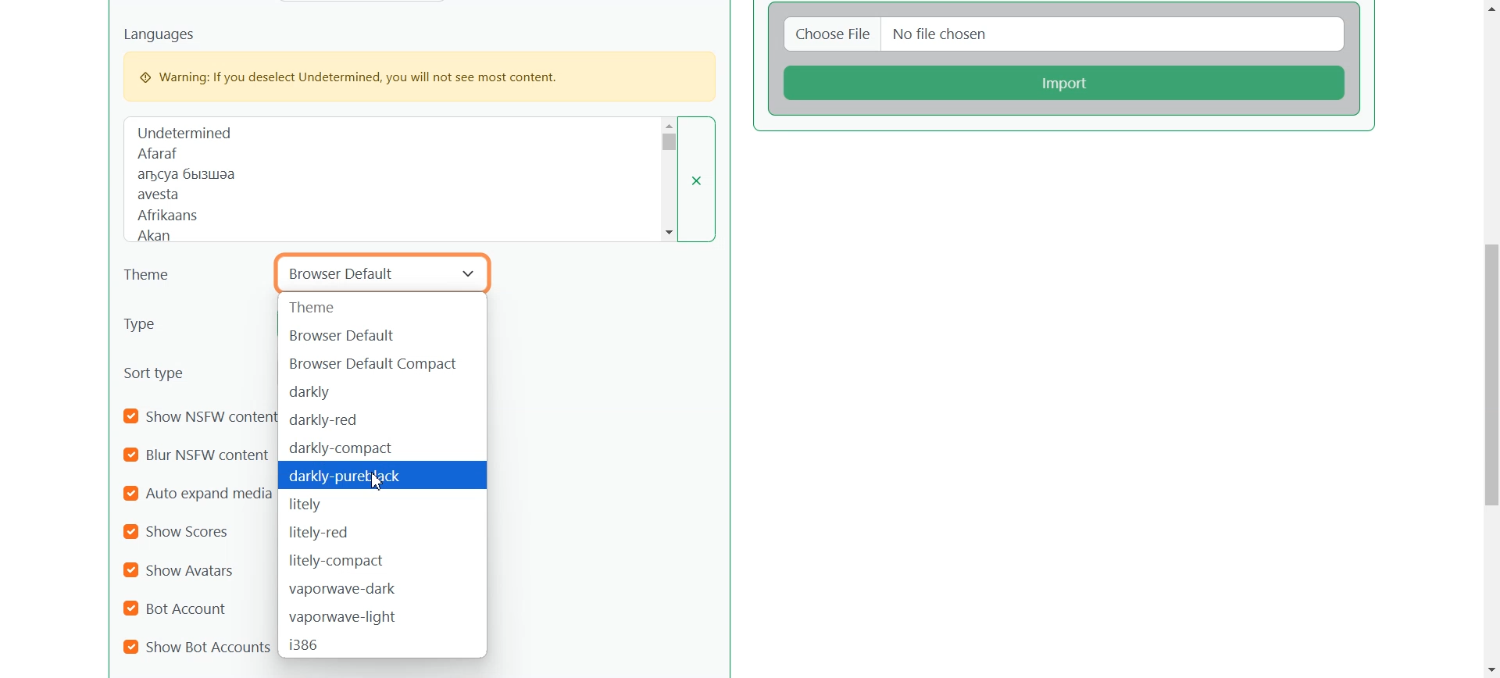  What do you see at coordinates (177, 323) in the screenshot?
I see `Type` at bounding box center [177, 323].